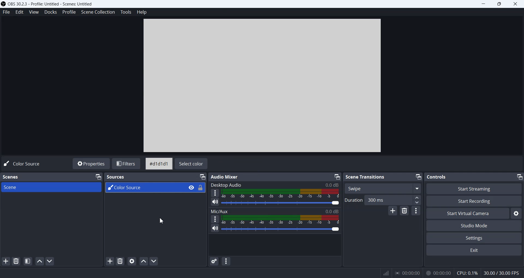 Image resolution: width=524 pixels, height=278 pixels. Describe the element at coordinates (281, 203) in the screenshot. I see `Sound Adjuster` at that location.